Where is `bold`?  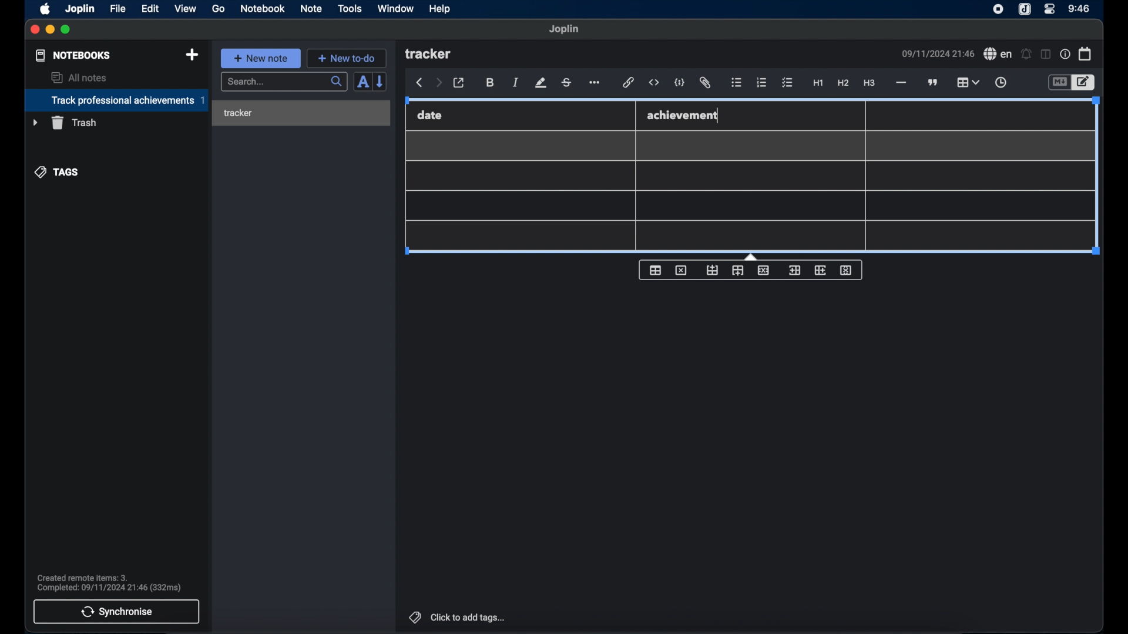 bold is located at coordinates (490, 83).